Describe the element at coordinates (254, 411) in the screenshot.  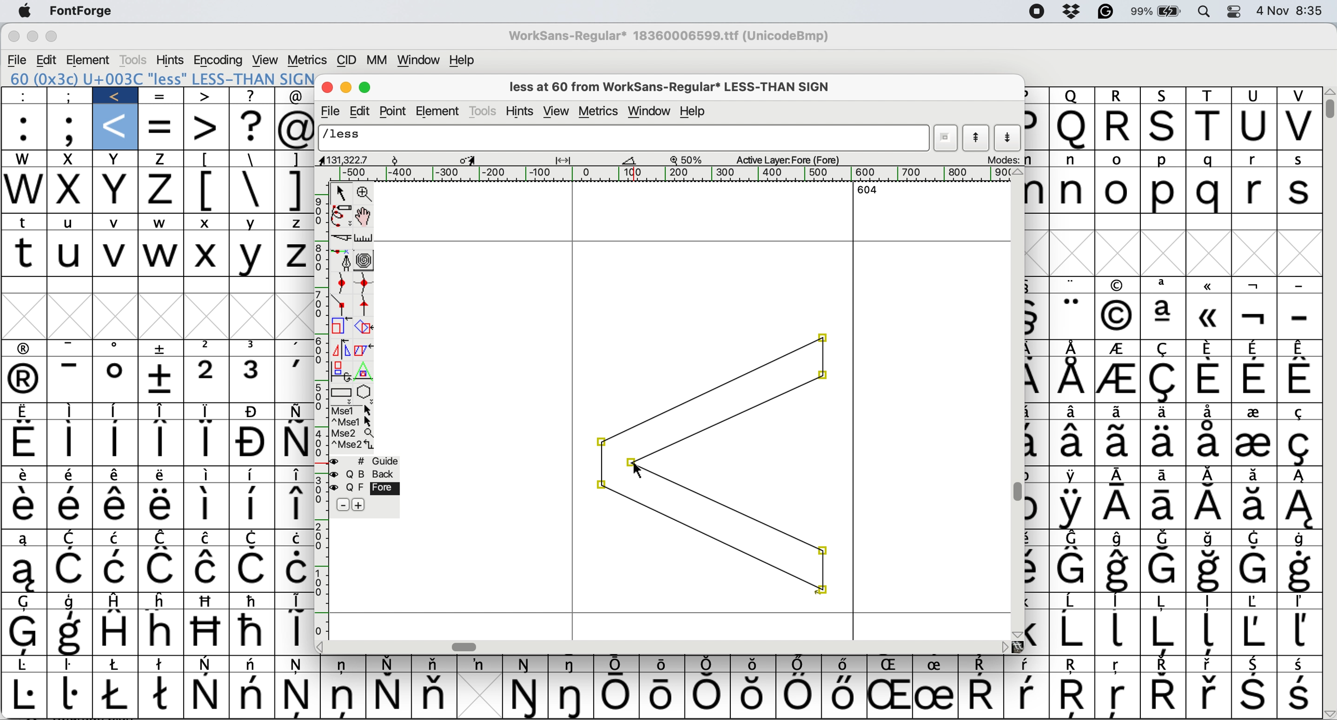
I see `Symbol` at that location.